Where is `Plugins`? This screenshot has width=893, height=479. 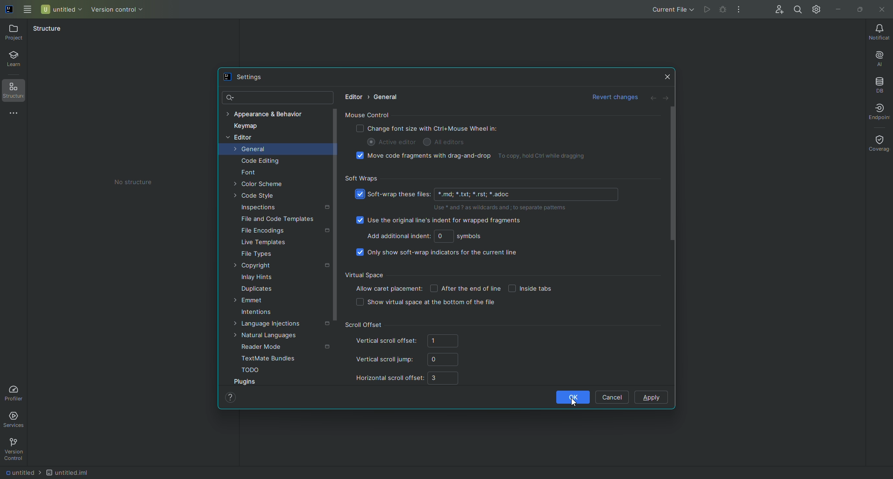 Plugins is located at coordinates (245, 381).